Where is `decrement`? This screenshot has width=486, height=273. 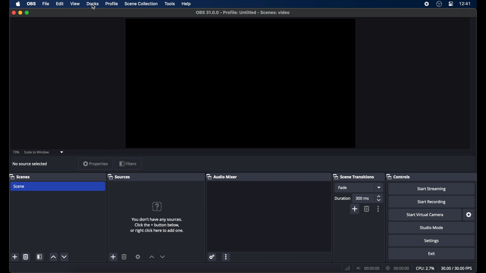 decrement is located at coordinates (163, 257).